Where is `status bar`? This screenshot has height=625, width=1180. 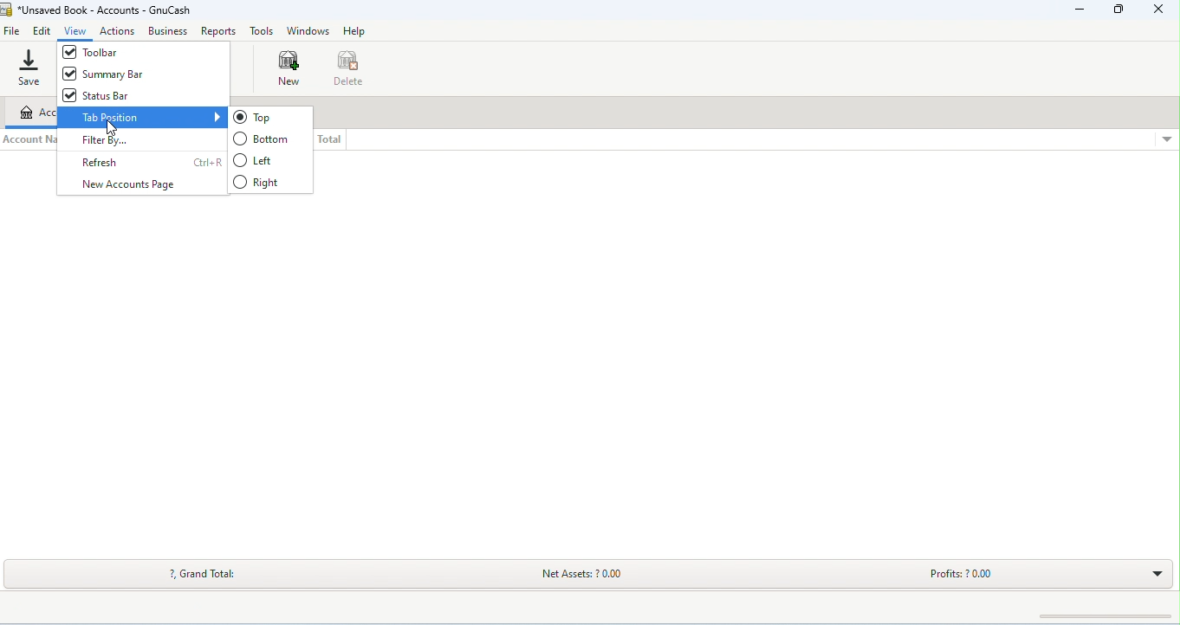 status bar is located at coordinates (127, 95).